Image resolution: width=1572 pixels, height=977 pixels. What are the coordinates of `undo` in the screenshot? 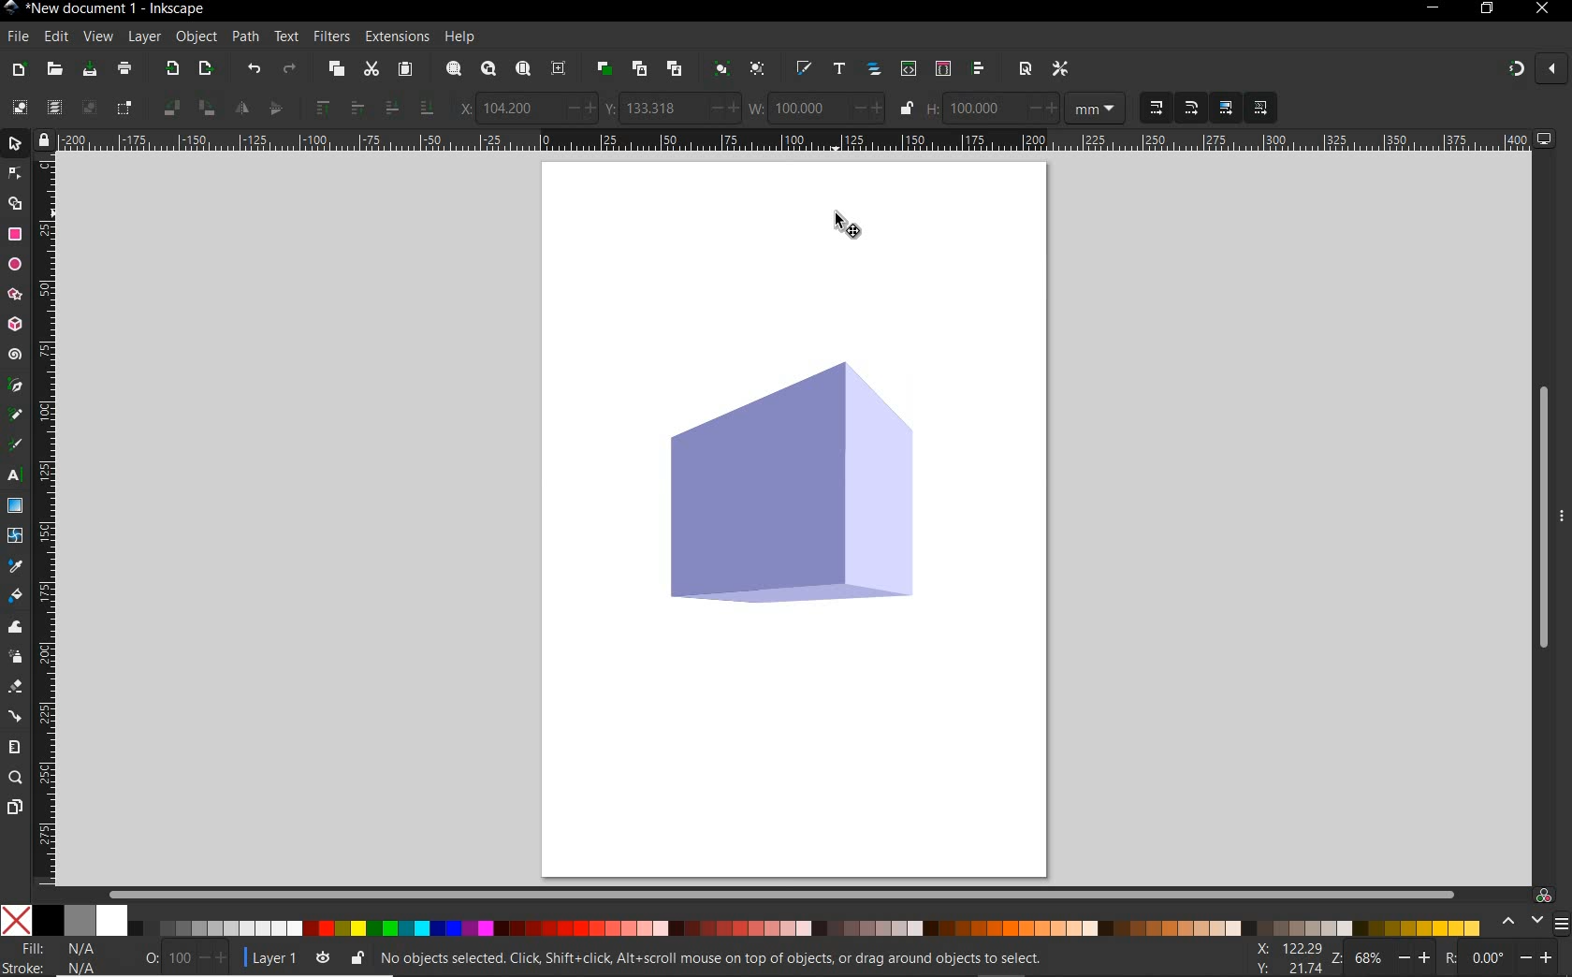 It's located at (254, 68).